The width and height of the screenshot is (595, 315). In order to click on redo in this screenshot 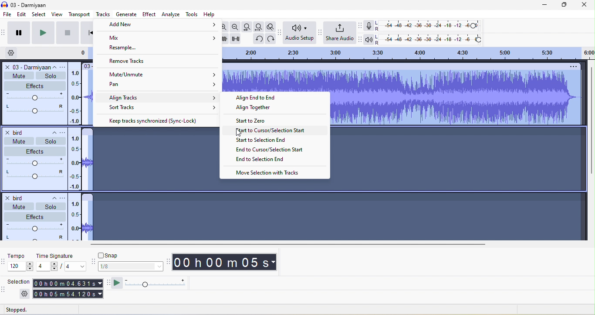, I will do `click(271, 38)`.